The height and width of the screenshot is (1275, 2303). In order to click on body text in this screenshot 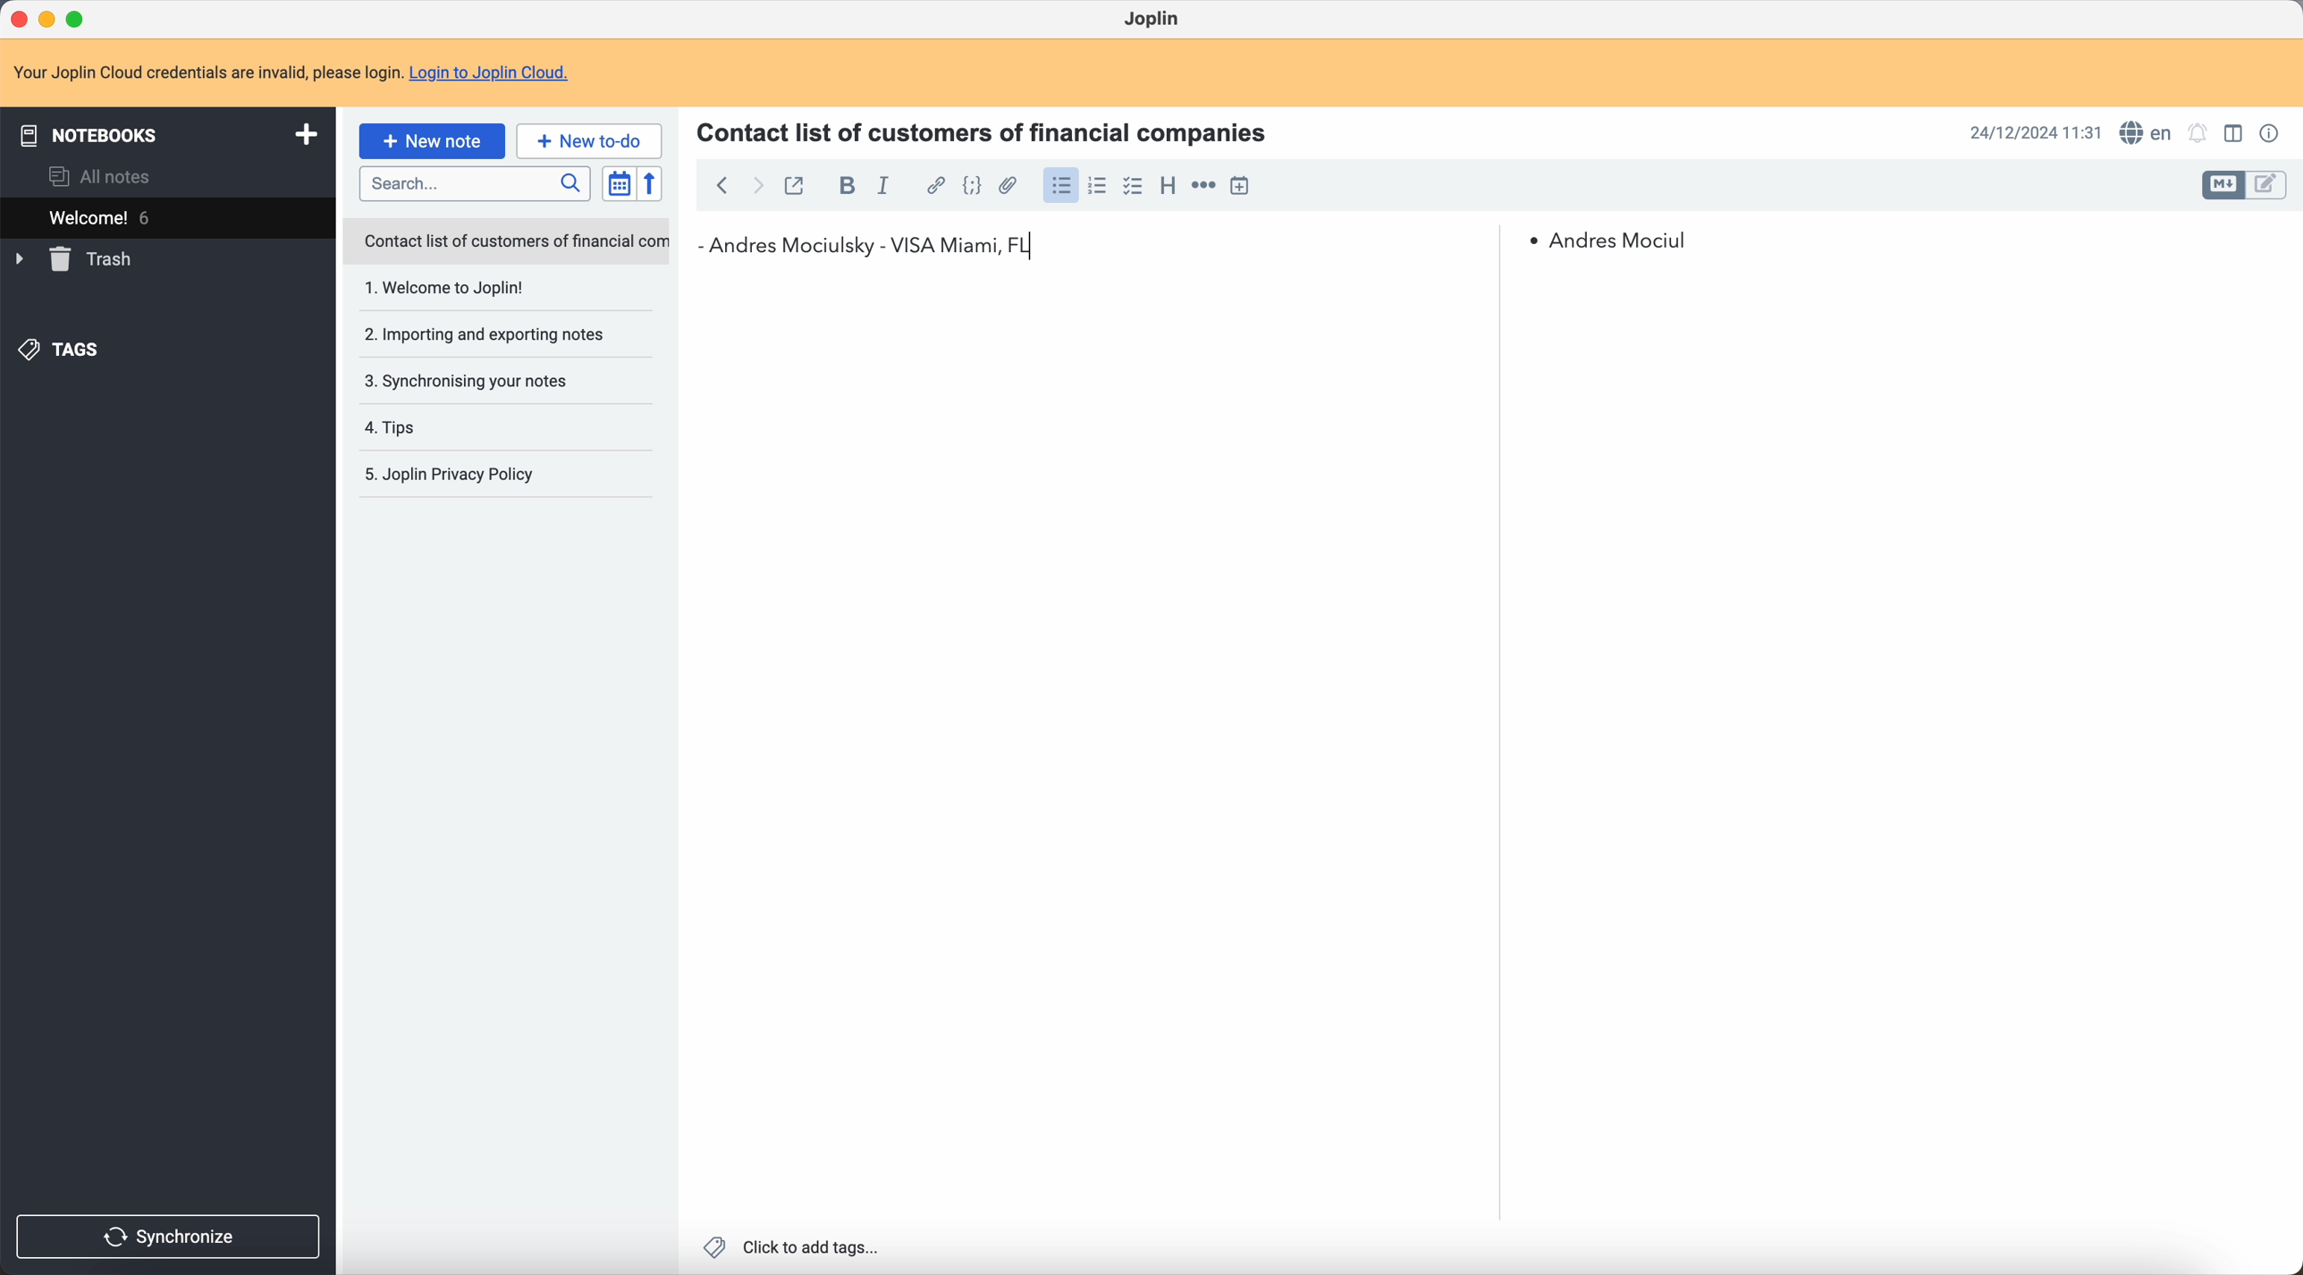, I will do `click(1892, 747)`.